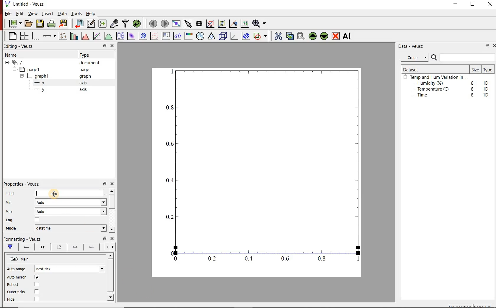  I want to click on Auto, so click(44, 203).